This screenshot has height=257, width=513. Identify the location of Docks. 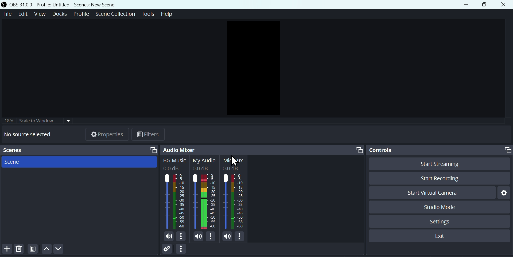
(59, 14).